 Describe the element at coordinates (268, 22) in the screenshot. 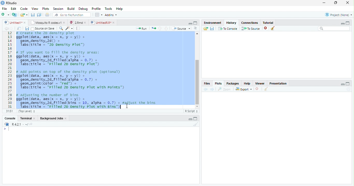

I see `Tutorial` at that location.